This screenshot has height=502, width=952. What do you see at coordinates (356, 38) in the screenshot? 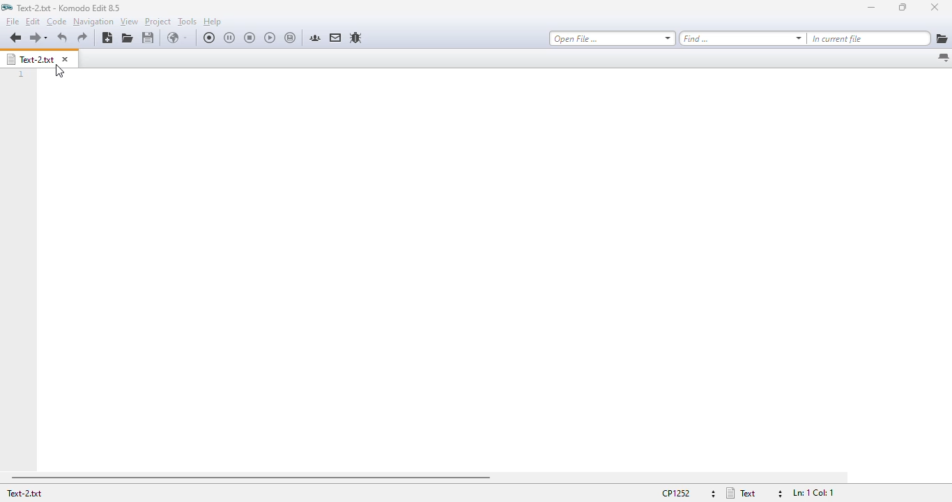
I see `report a bug in the komodo bugzilla database` at bounding box center [356, 38].